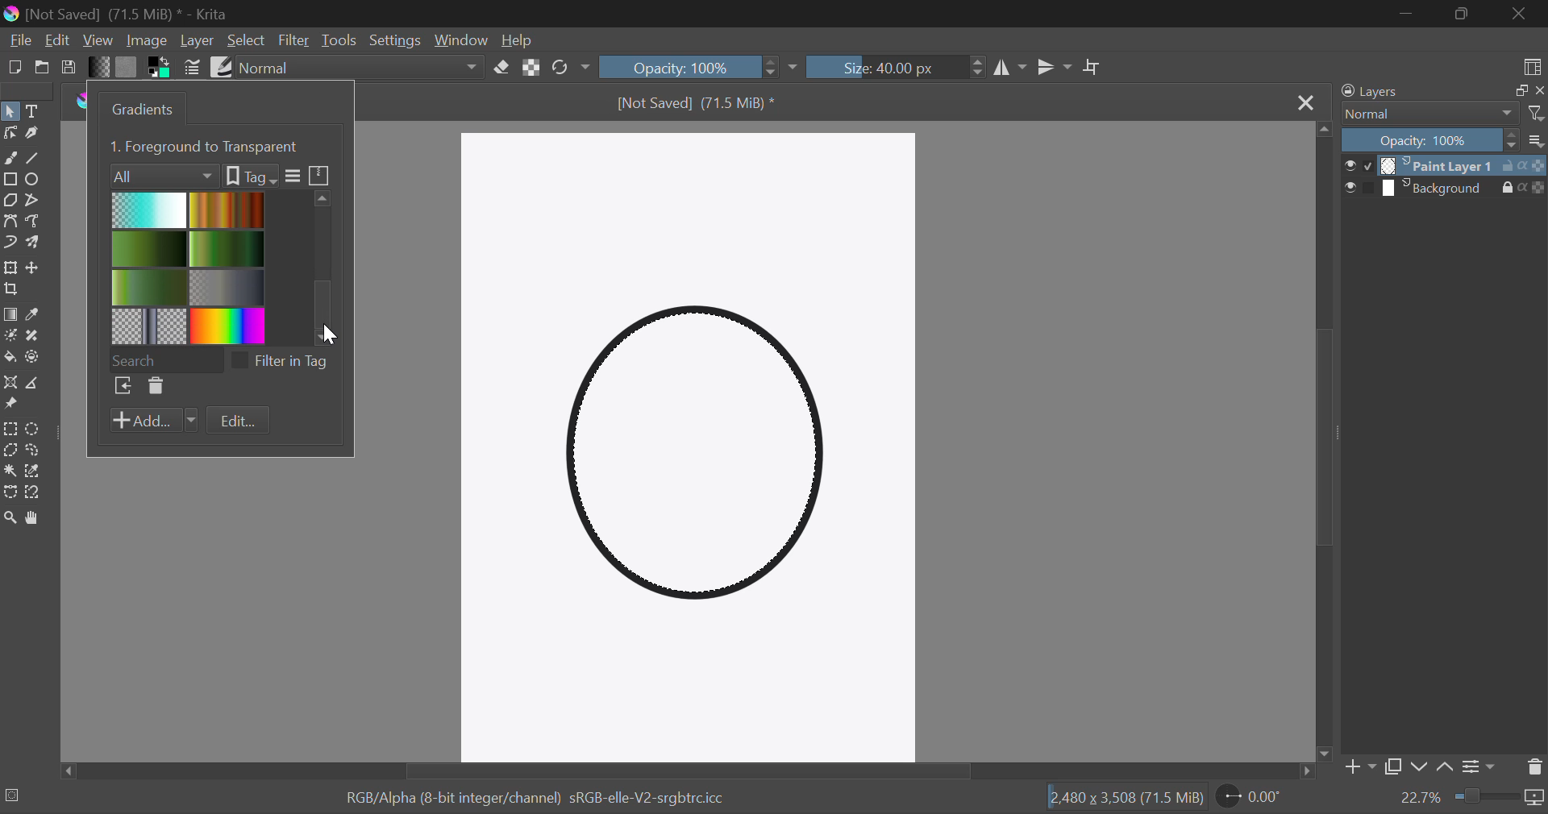 The width and height of the screenshot is (1548, 814). I want to click on close, so click(1540, 89).